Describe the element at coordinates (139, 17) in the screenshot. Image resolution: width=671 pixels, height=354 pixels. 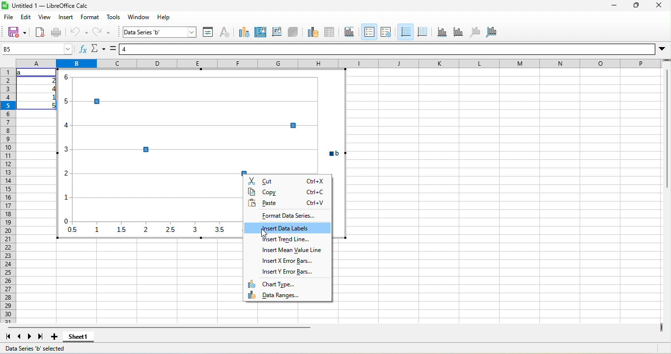
I see `window` at that location.